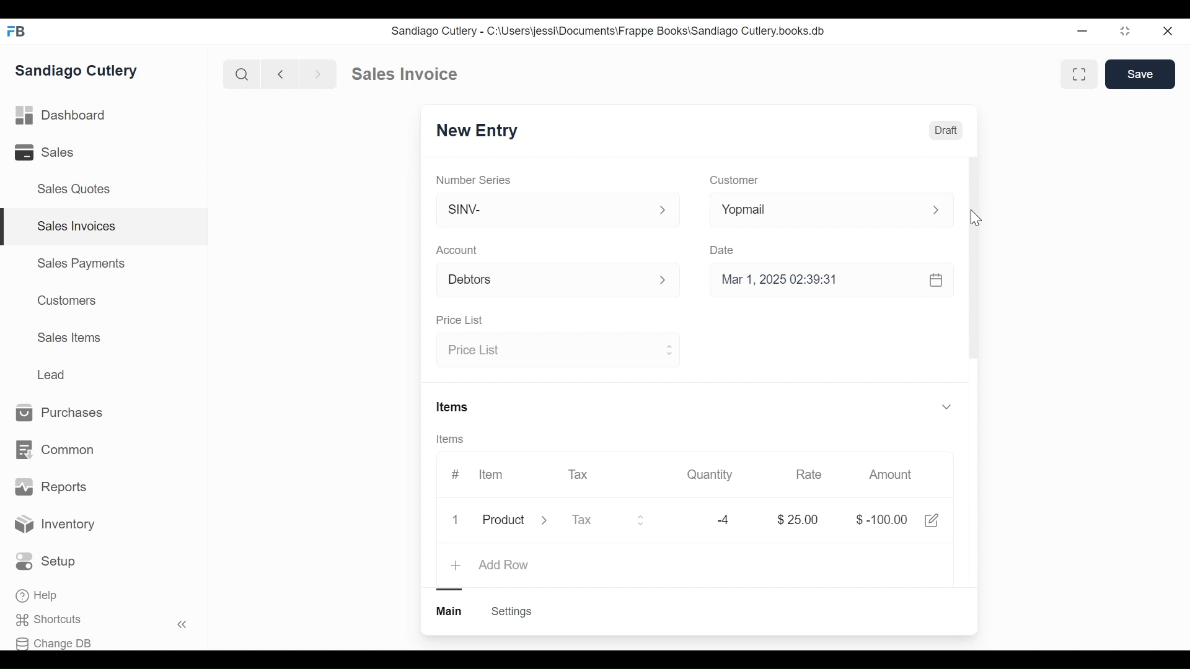 The width and height of the screenshot is (1190, 669). What do you see at coordinates (553, 208) in the screenshot?
I see `SINV-` at bounding box center [553, 208].